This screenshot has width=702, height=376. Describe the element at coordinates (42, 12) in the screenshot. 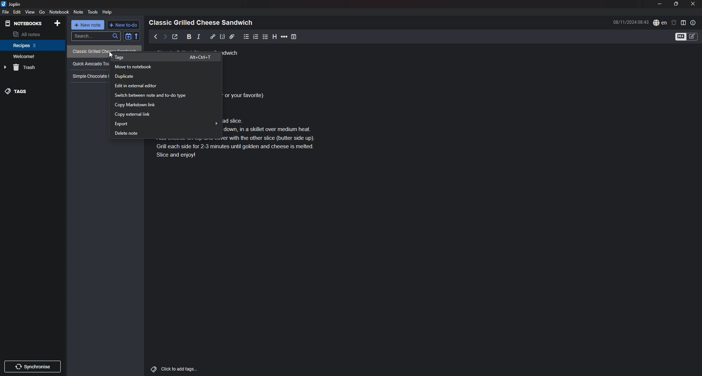

I see `go` at that location.